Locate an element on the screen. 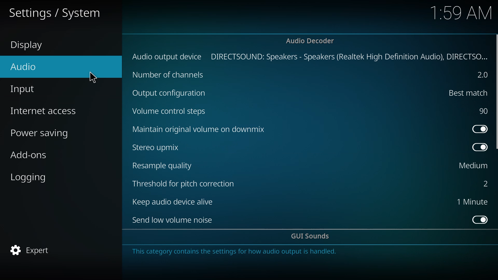 The height and width of the screenshot is (280, 498). 1 min is located at coordinates (472, 202).